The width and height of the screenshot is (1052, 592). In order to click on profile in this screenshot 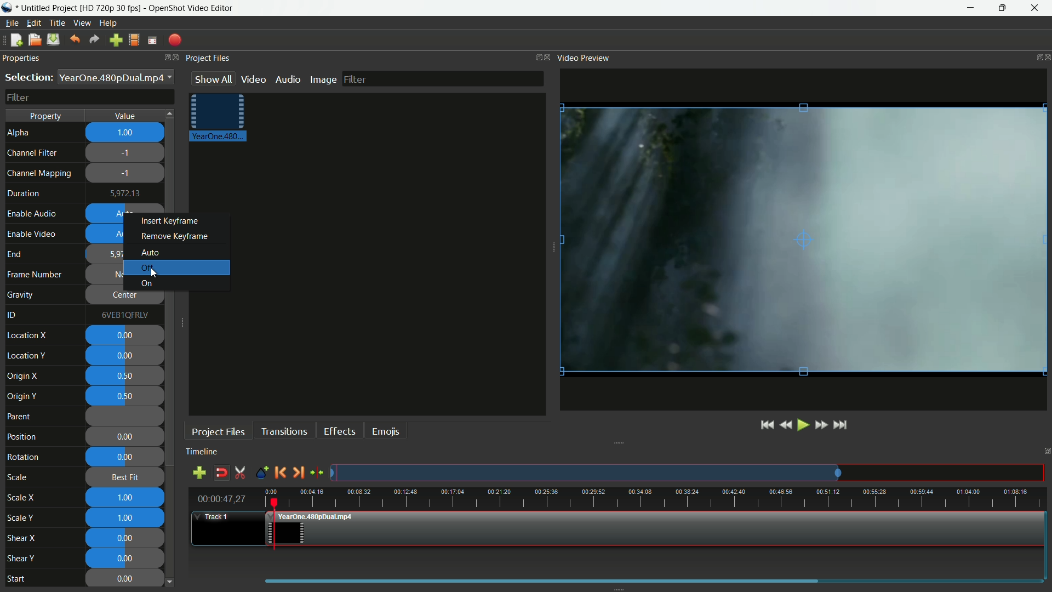, I will do `click(133, 40)`.